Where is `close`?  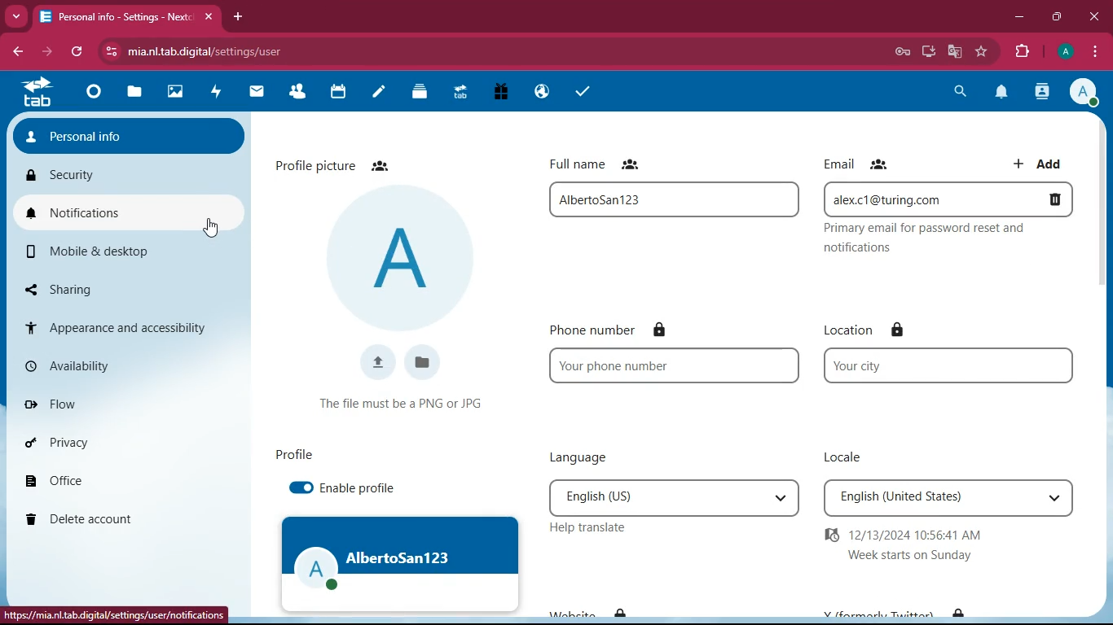 close is located at coordinates (1093, 16).